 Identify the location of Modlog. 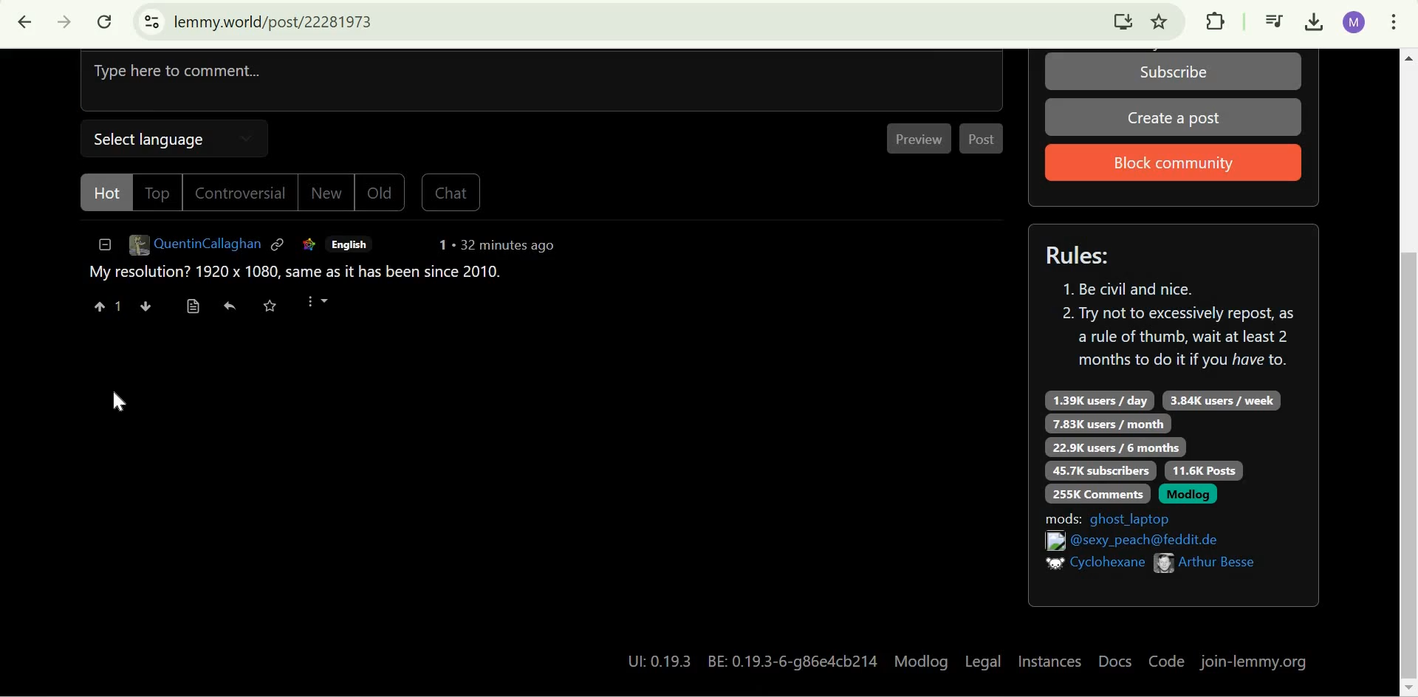
(1187, 495).